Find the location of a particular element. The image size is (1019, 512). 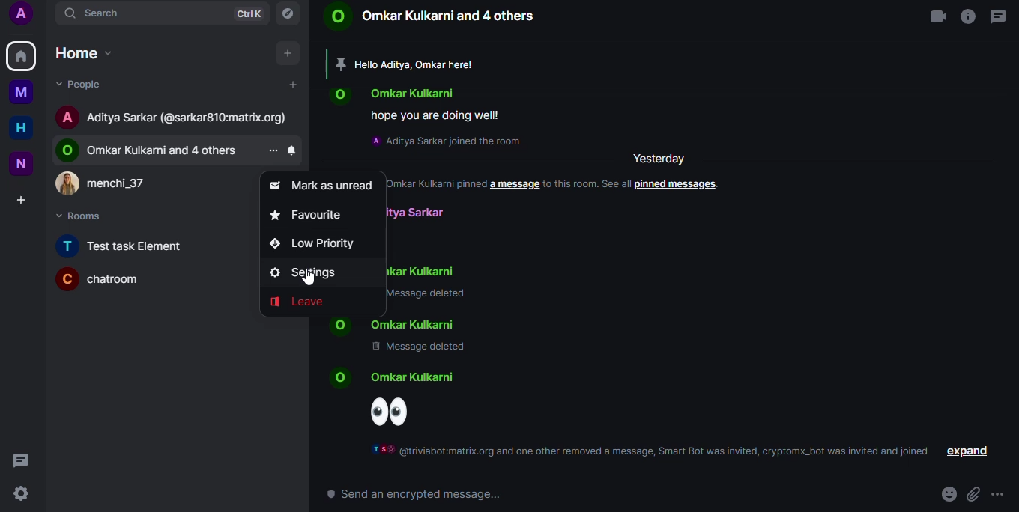

‘Omkar Kulkarni is located at coordinates (415, 91).